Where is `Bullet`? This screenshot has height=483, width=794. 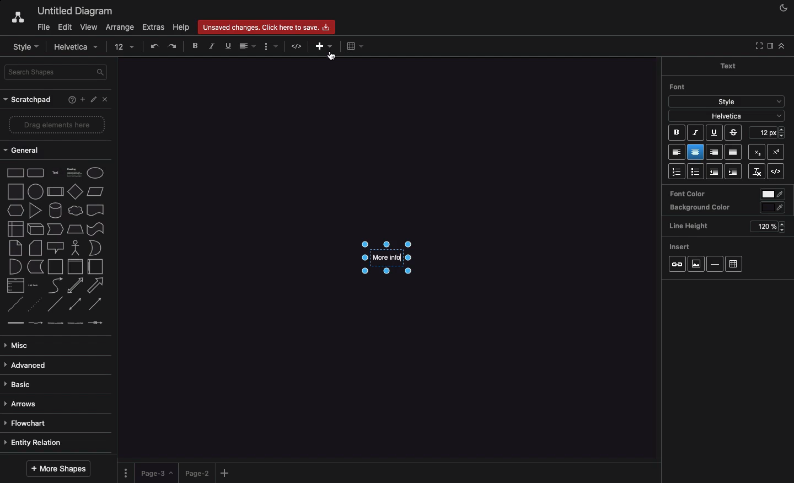 Bullet is located at coordinates (696, 172).